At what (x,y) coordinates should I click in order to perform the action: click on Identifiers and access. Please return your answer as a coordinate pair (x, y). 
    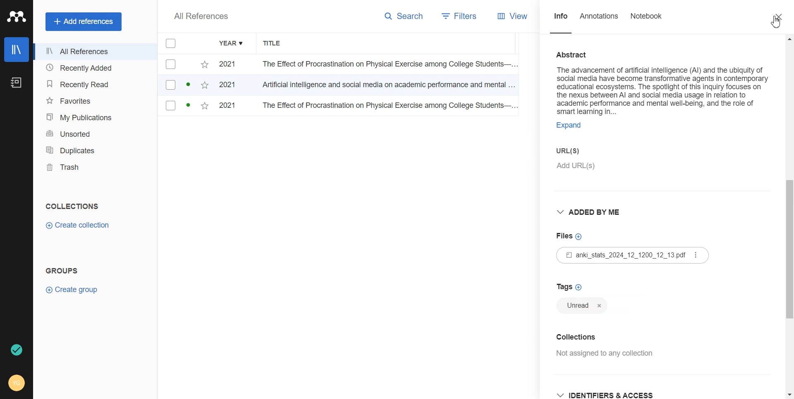
    Looking at the image, I should click on (609, 394).